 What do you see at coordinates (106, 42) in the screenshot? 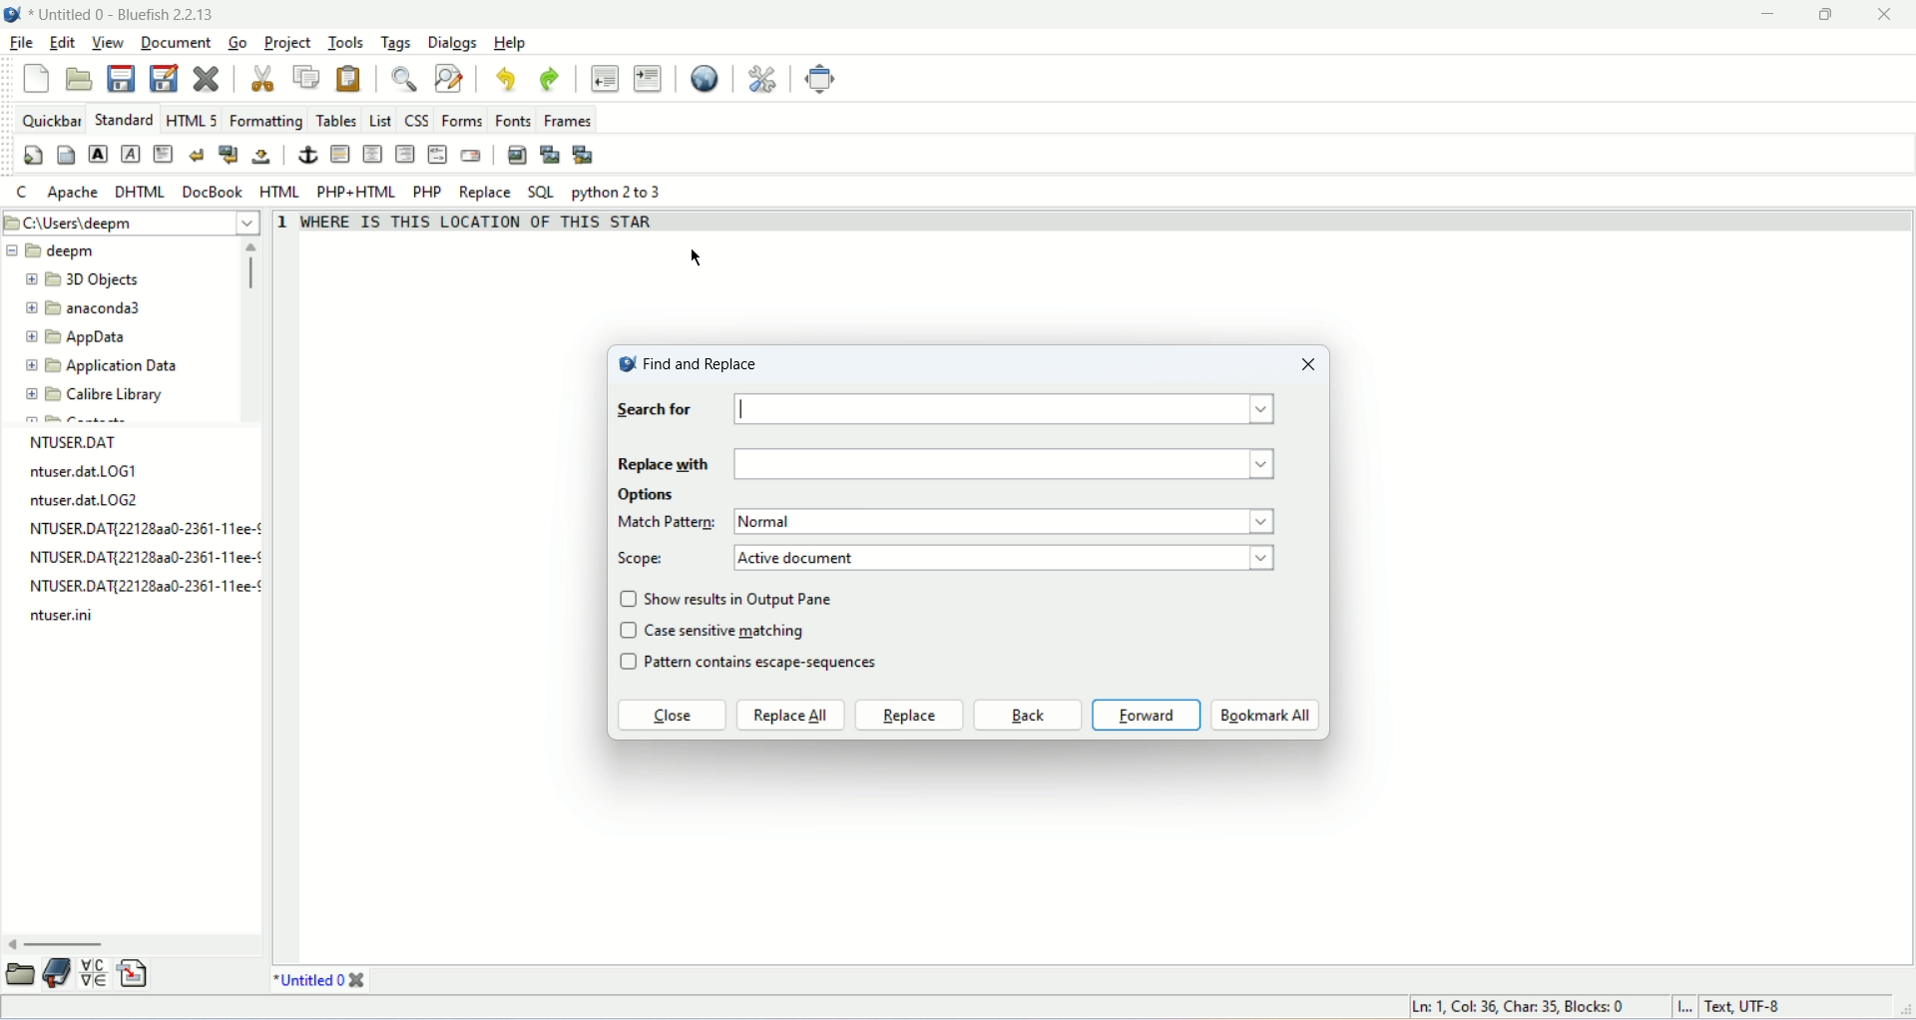
I see `view` at bounding box center [106, 42].